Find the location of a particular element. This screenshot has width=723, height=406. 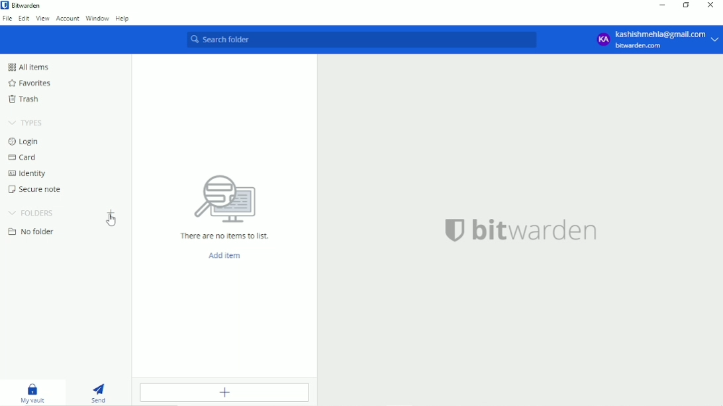

Close is located at coordinates (710, 5).